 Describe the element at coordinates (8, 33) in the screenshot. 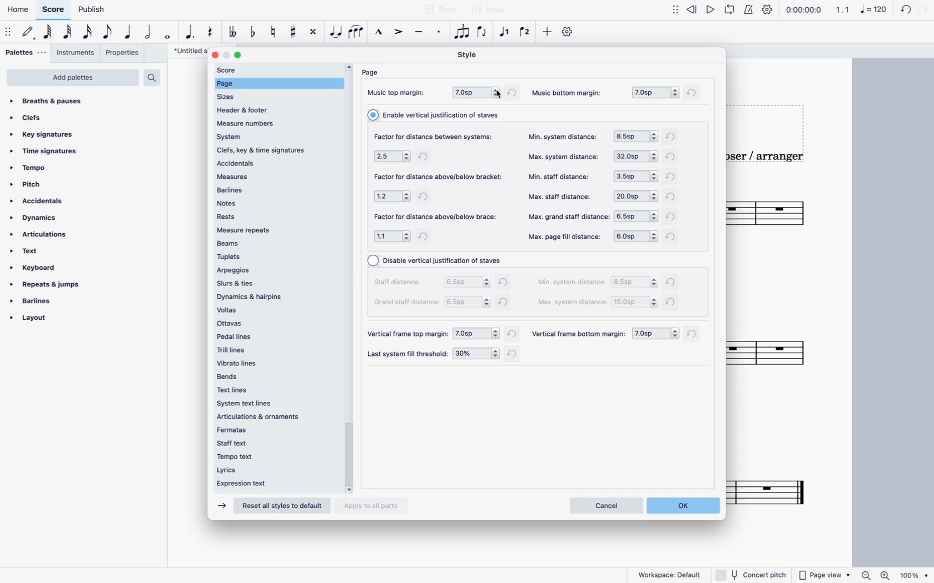

I see `move` at that location.